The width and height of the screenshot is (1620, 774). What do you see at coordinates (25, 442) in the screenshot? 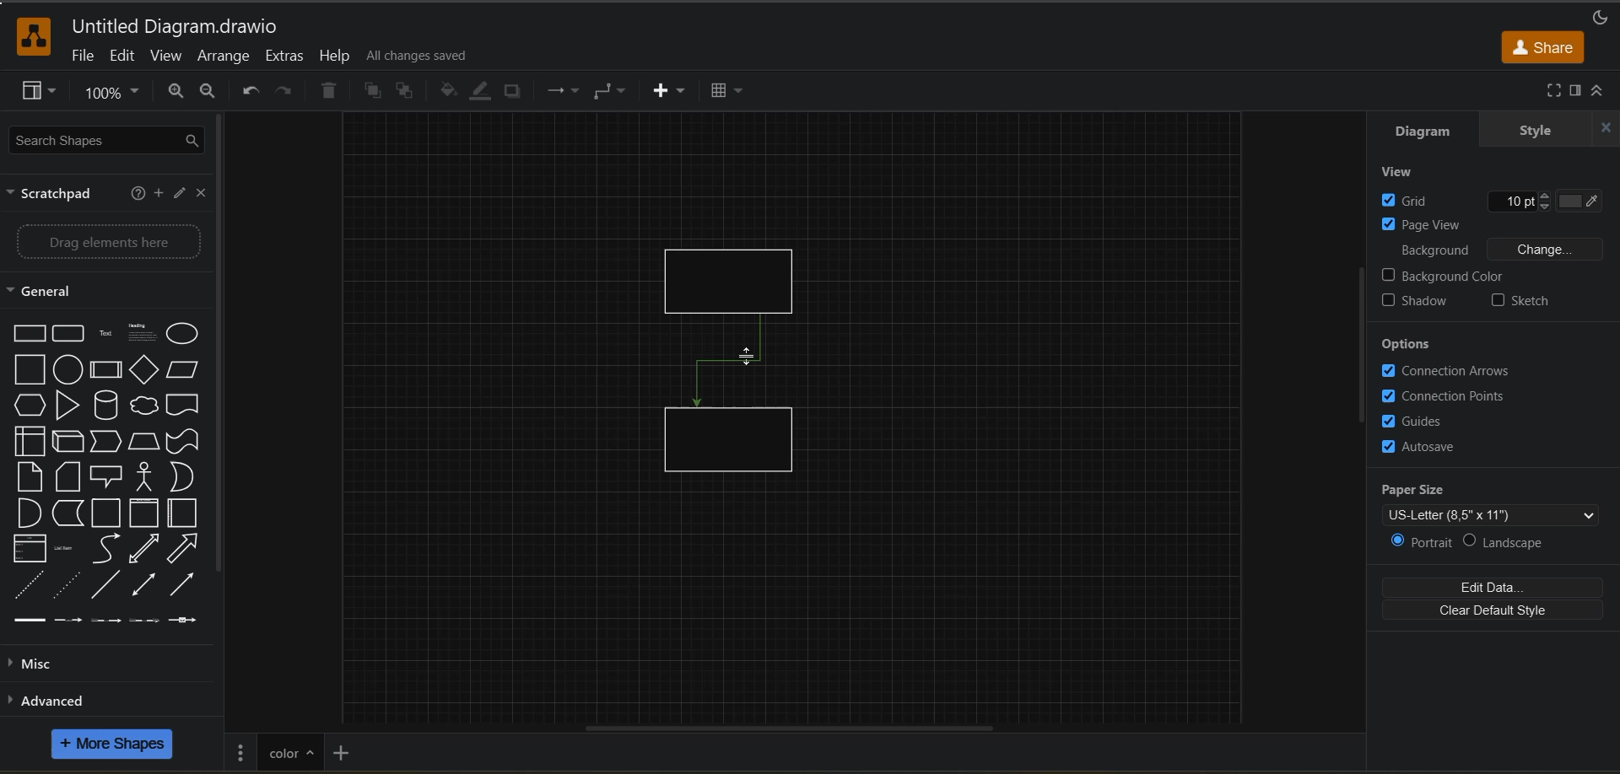
I see `Internal storge` at bounding box center [25, 442].